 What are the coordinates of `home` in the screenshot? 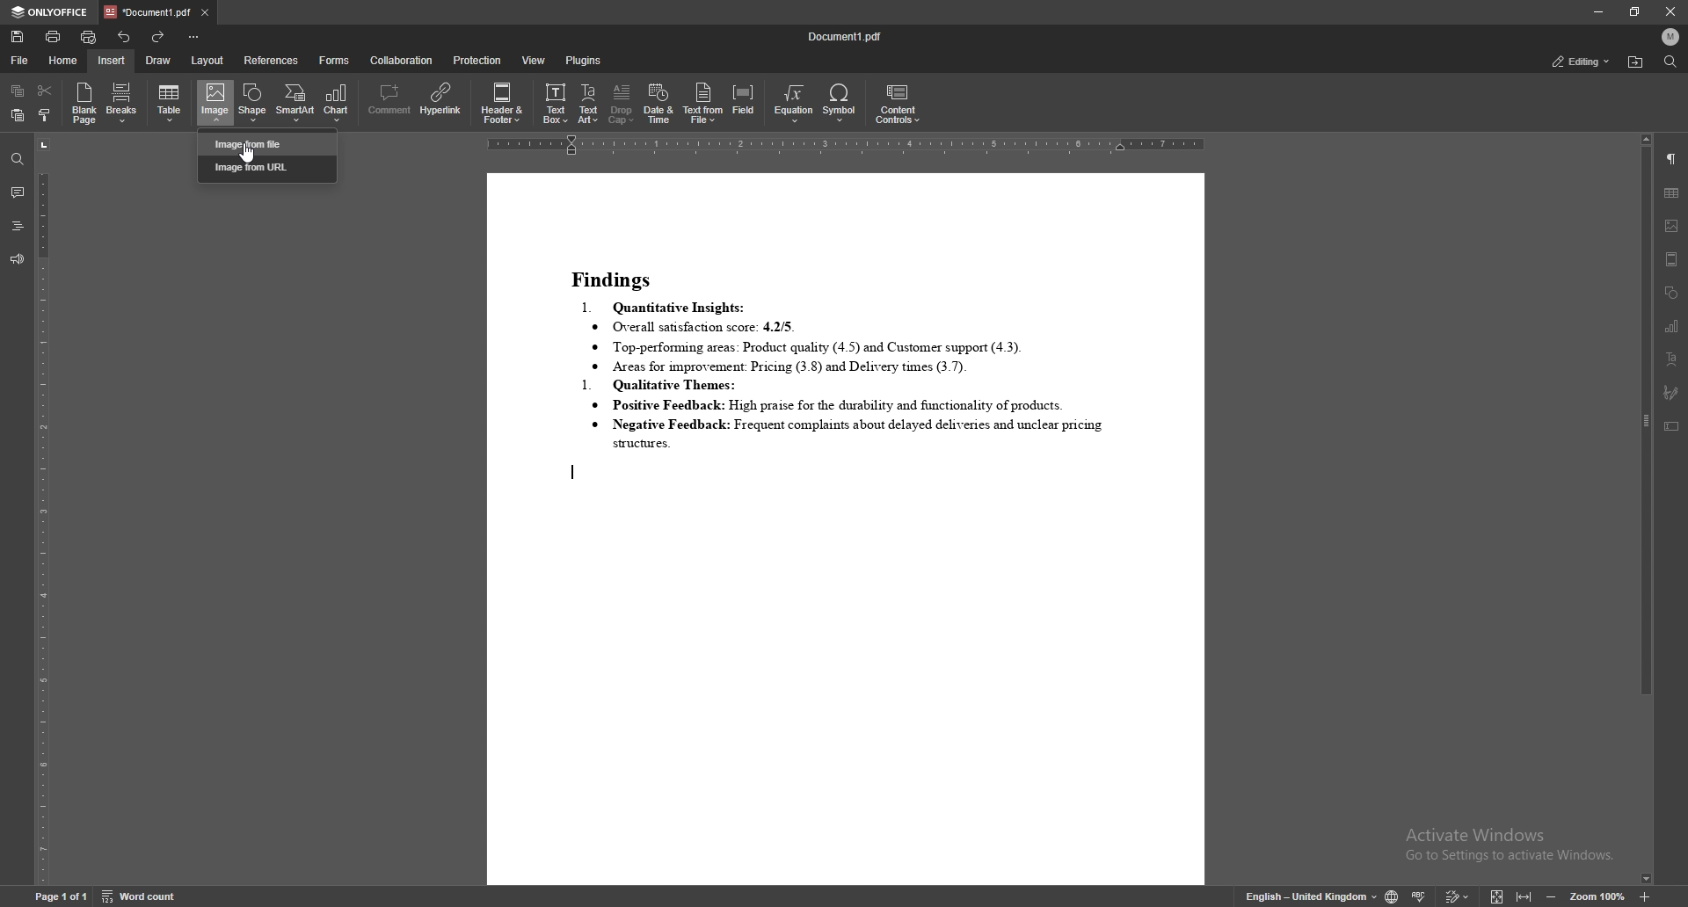 It's located at (64, 60).